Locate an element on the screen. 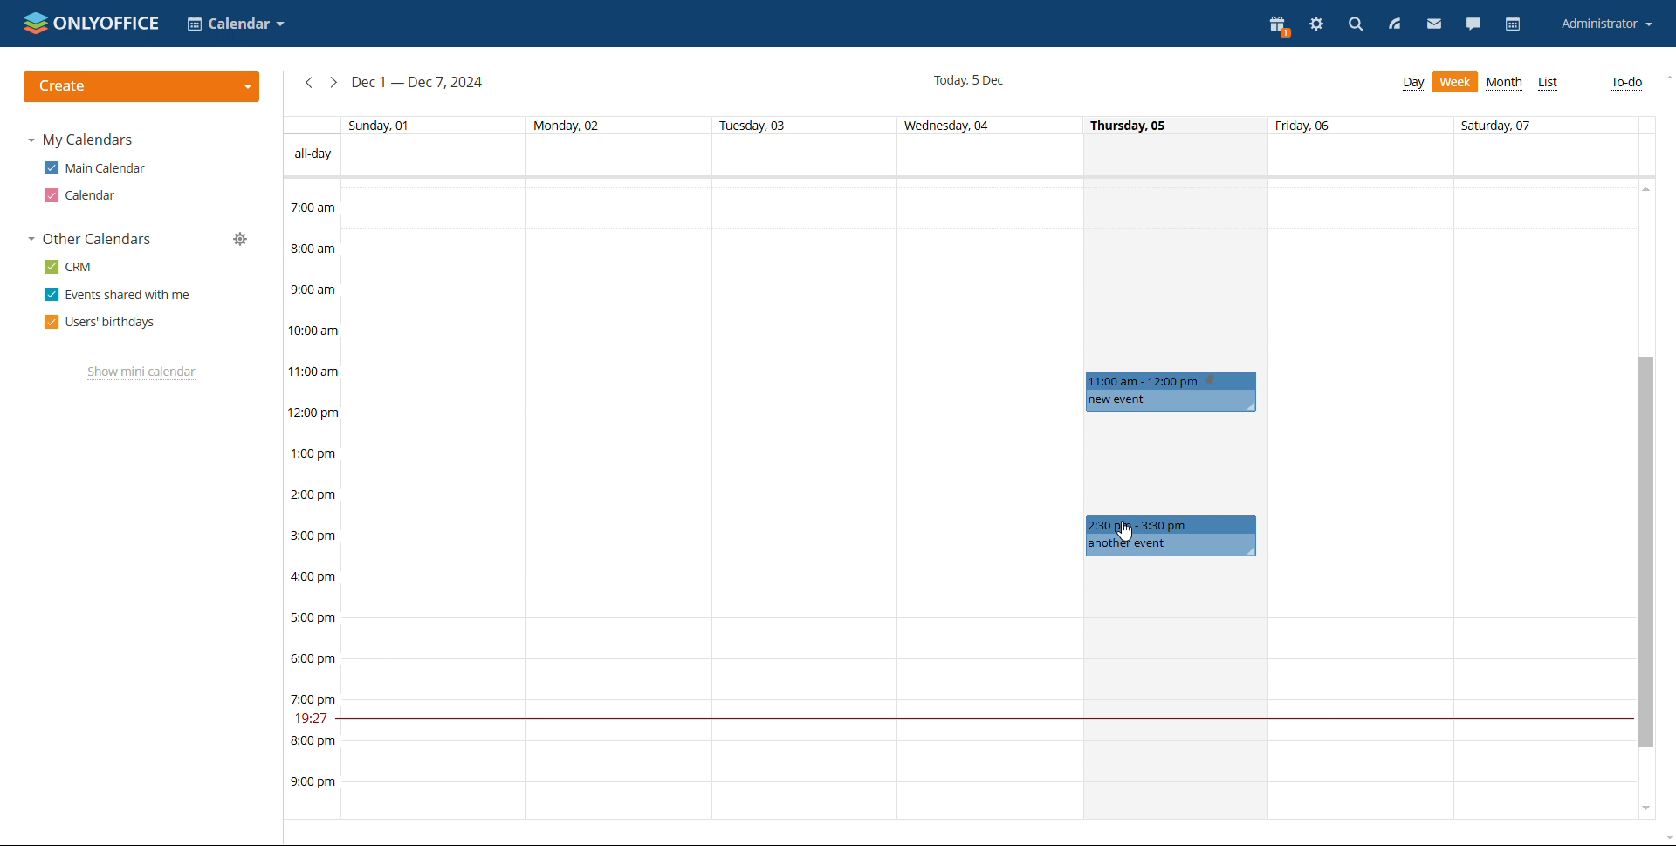  Sunday, 01 is located at coordinates (384, 125).